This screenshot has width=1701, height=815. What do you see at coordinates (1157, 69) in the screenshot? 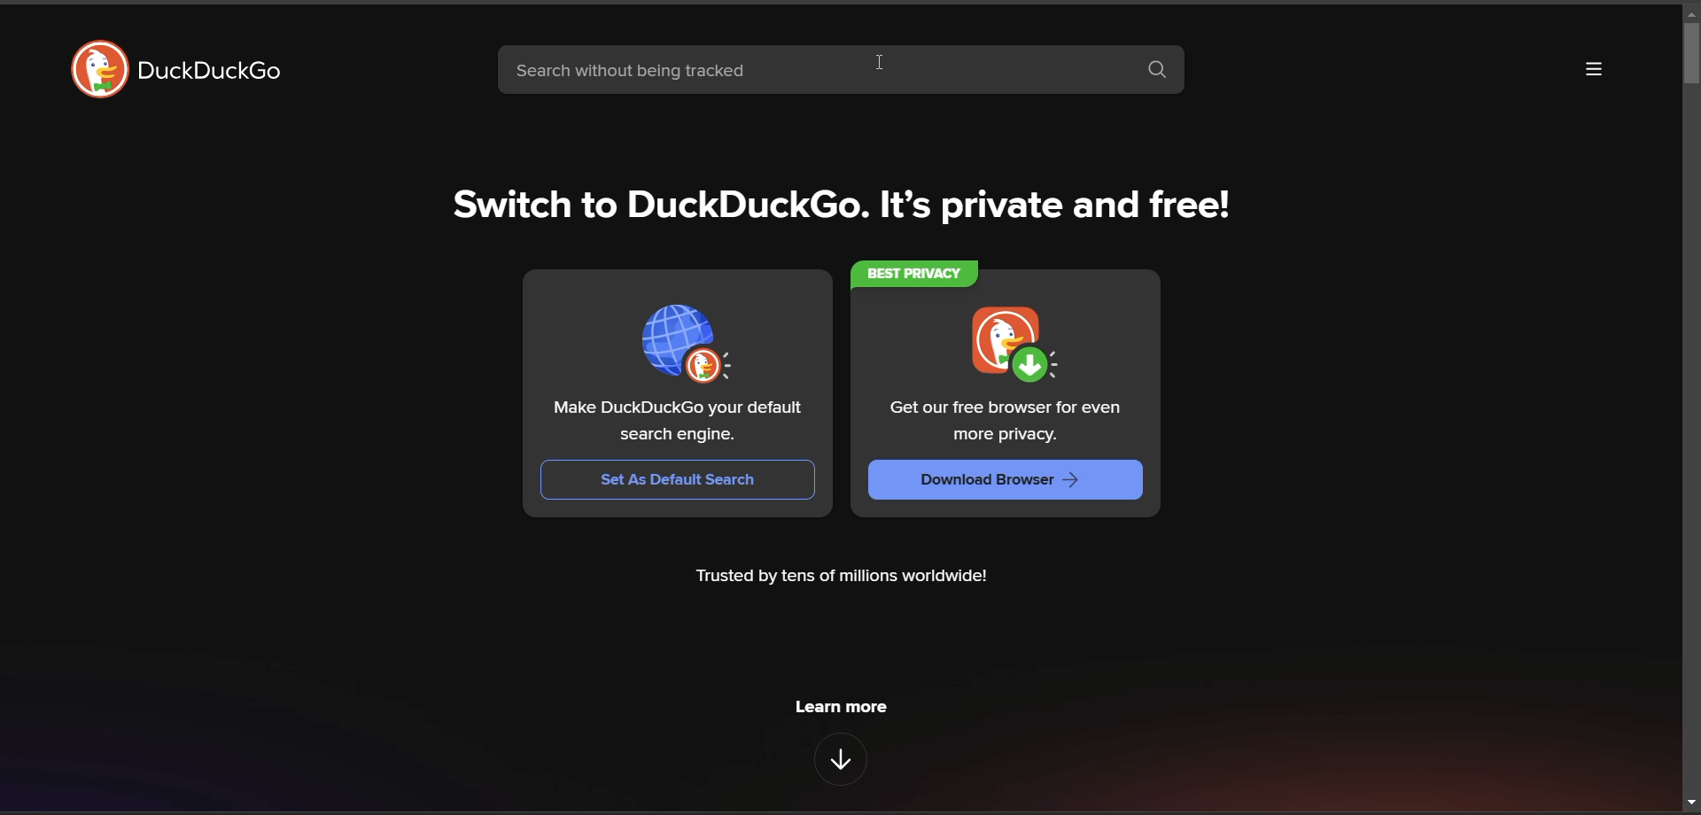
I see `search button` at bounding box center [1157, 69].